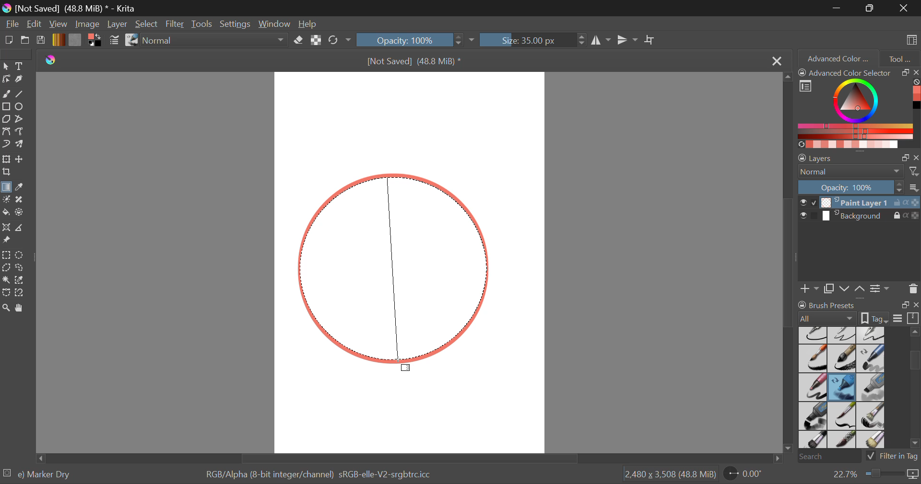 This screenshot has height=484, width=921. What do you see at coordinates (871, 334) in the screenshot?
I see `Ink-4 Pen Rough` at bounding box center [871, 334].